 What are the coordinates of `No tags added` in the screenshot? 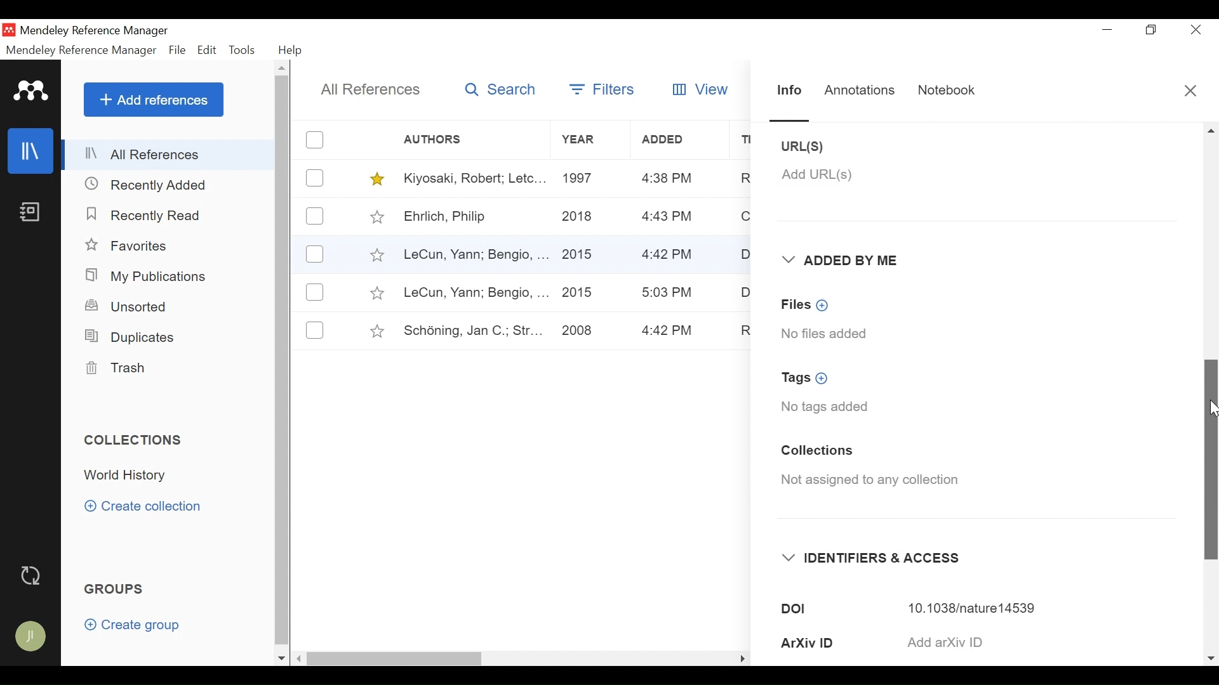 It's located at (825, 408).